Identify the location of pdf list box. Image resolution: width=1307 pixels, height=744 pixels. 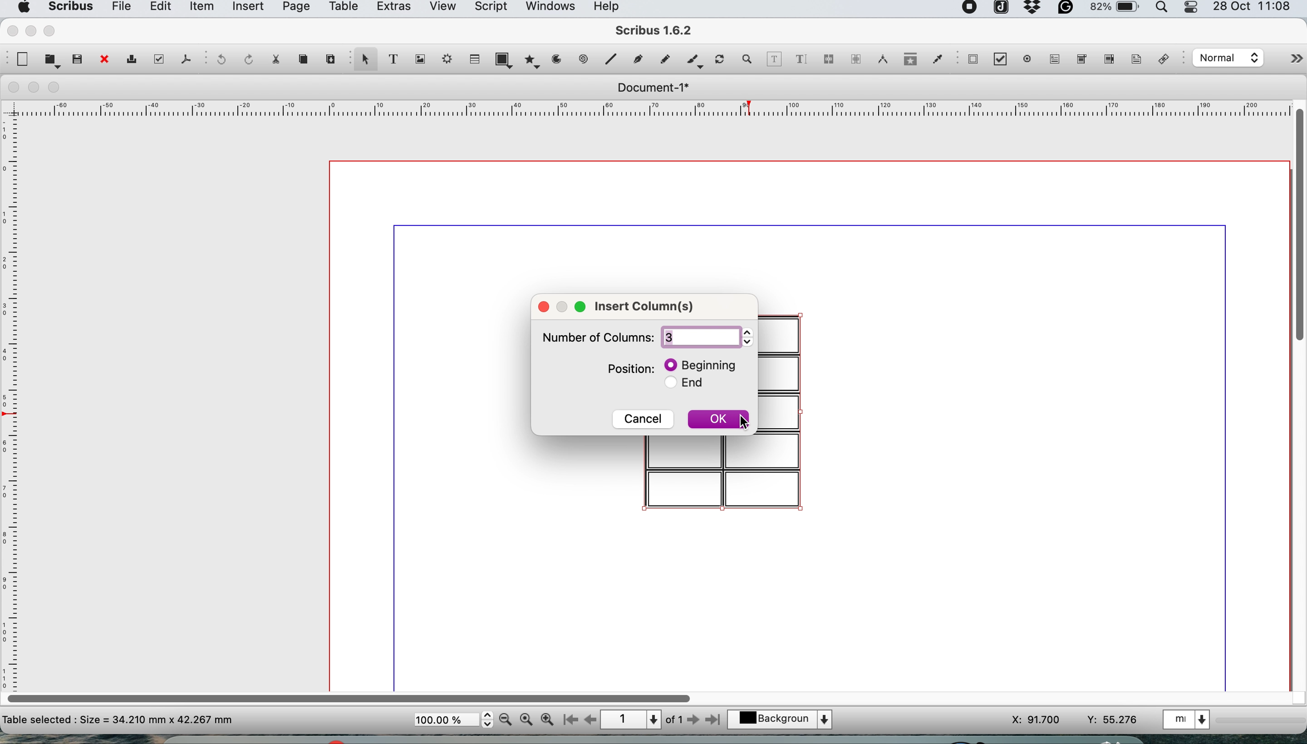
(1108, 61).